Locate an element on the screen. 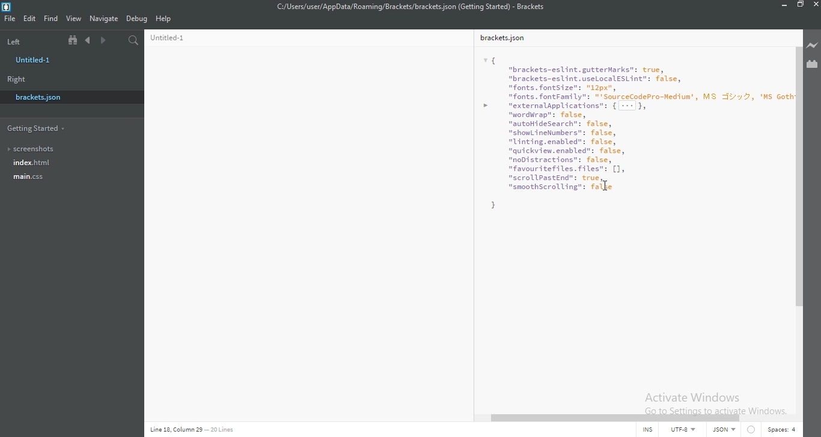  Edit is located at coordinates (31, 18).